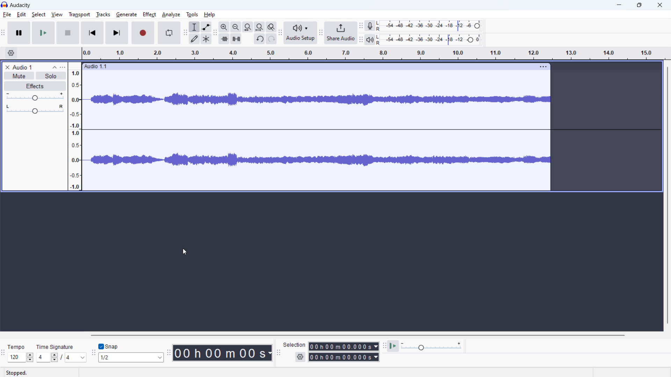 This screenshot has height=377, width=671. I want to click on recording meter toolbar, so click(360, 27).